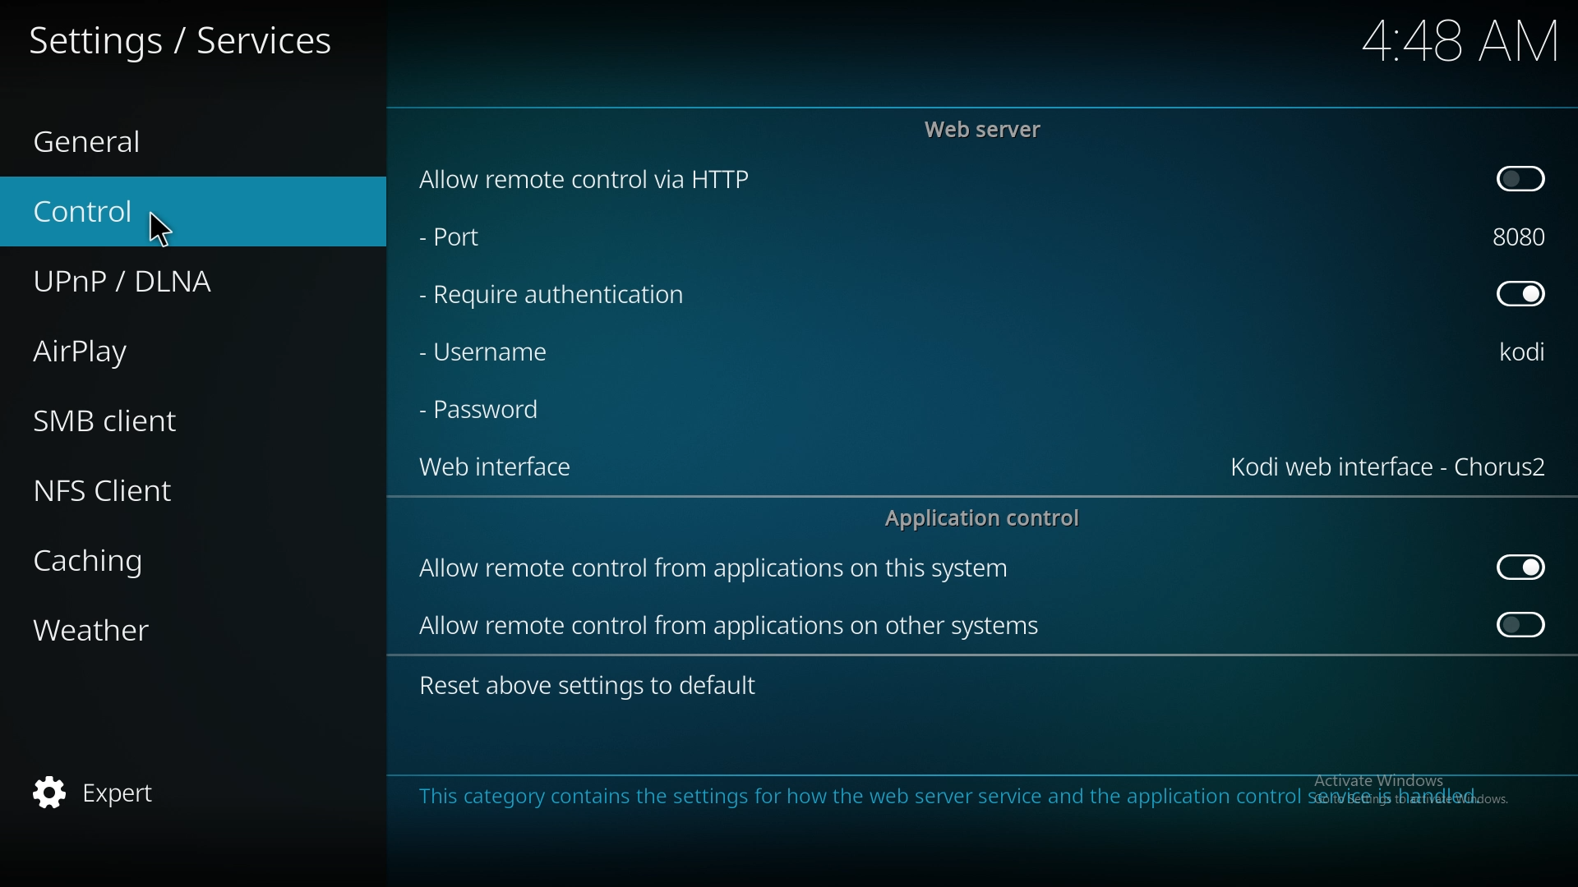  What do you see at coordinates (1529, 352) in the screenshot?
I see `kodi` at bounding box center [1529, 352].